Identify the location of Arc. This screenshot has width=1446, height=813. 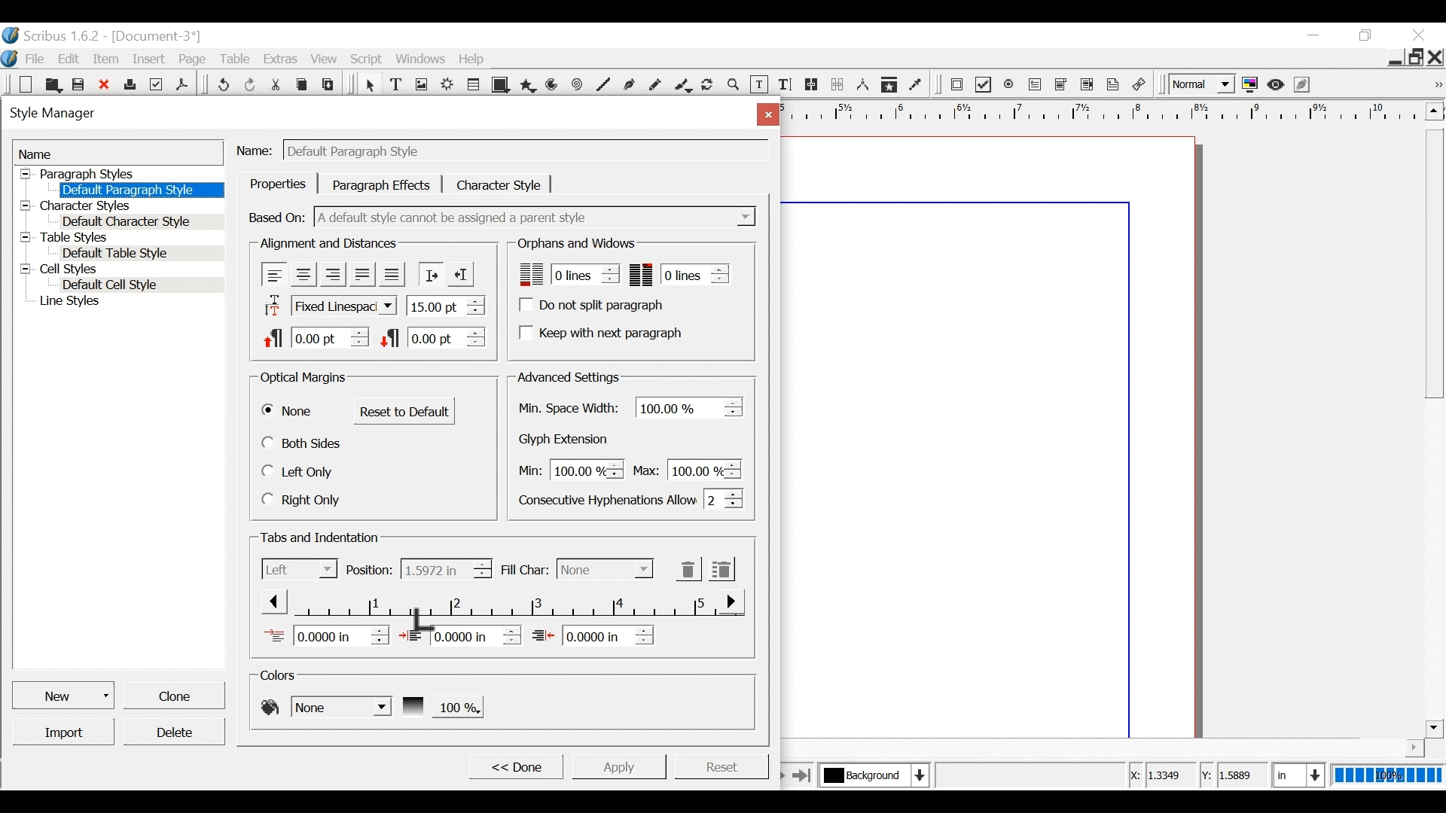
(554, 85).